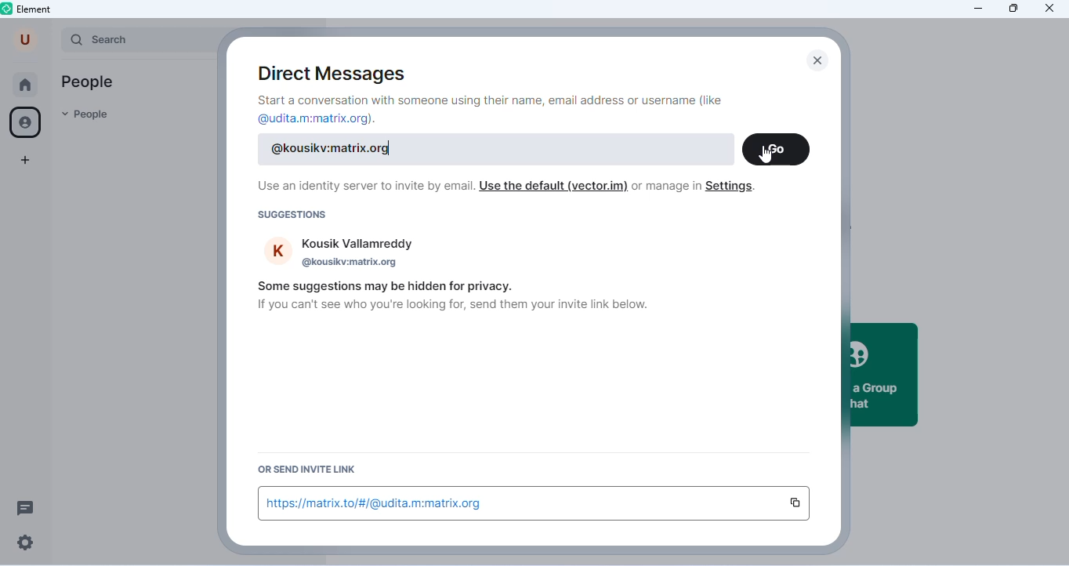 The height and width of the screenshot is (566, 1069). I want to click on account of Kousik Vallamreddy, so click(339, 252).